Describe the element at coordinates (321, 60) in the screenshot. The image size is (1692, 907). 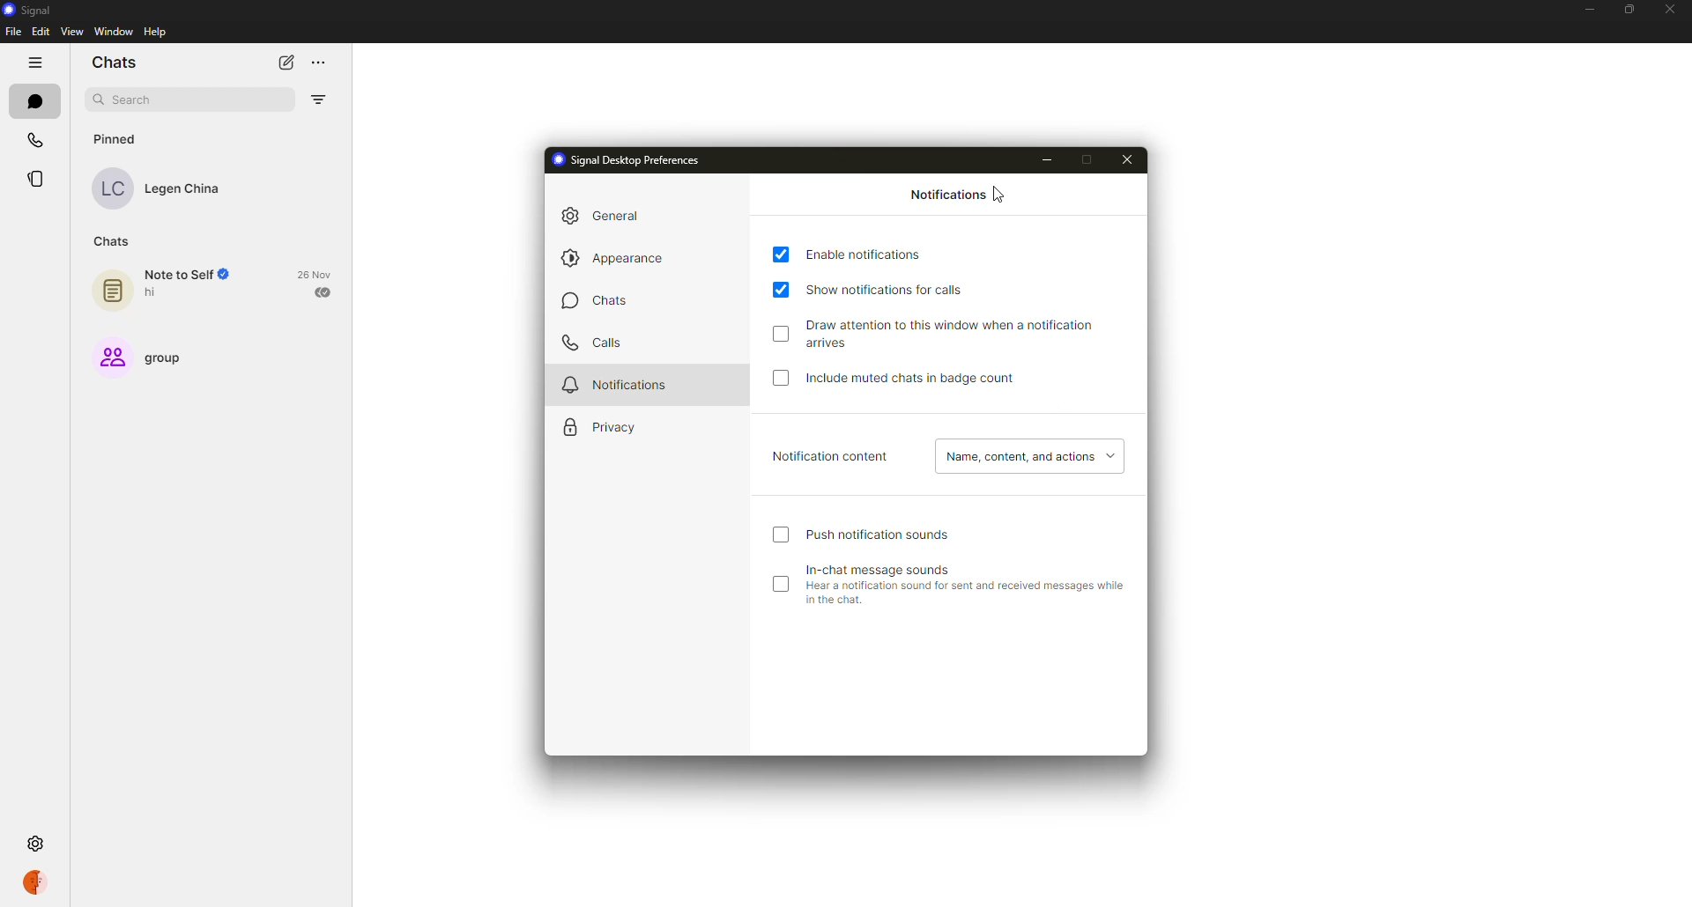
I see `more` at that location.